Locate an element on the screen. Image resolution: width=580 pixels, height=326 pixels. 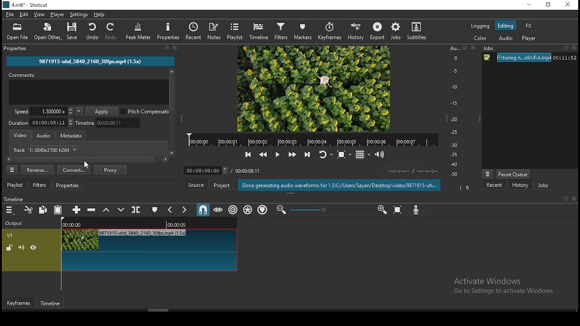
metadata is located at coordinates (72, 135).